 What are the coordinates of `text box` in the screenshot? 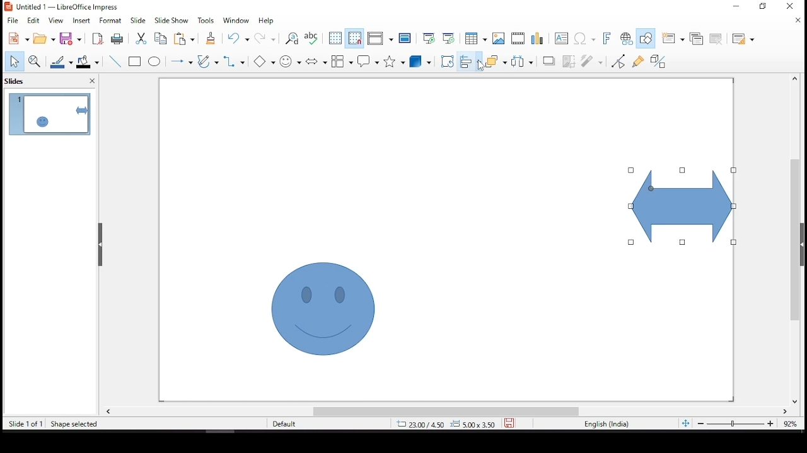 It's located at (563, 40).